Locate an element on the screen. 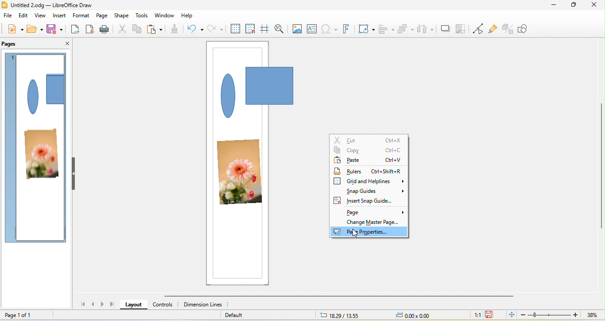  page properties is located at coordinates (370, 232).